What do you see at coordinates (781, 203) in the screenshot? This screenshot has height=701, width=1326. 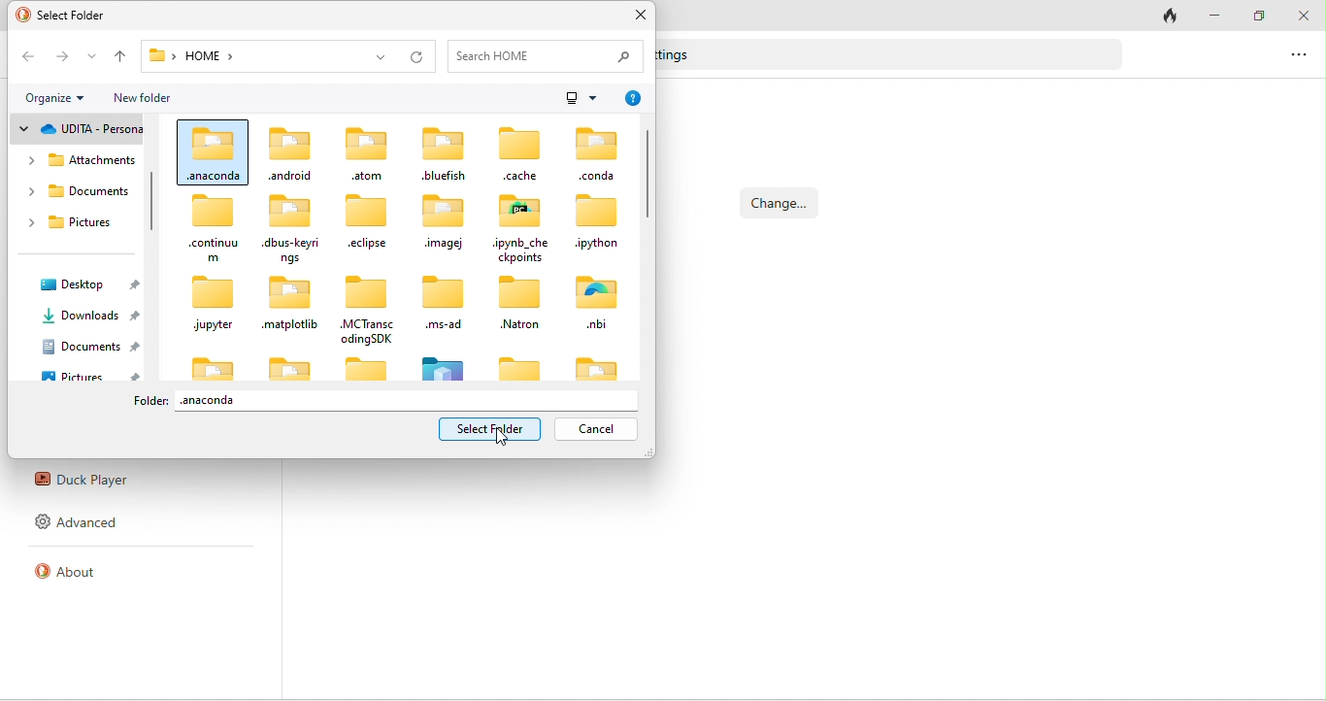 I see `change` at bounding box center [781, 203].